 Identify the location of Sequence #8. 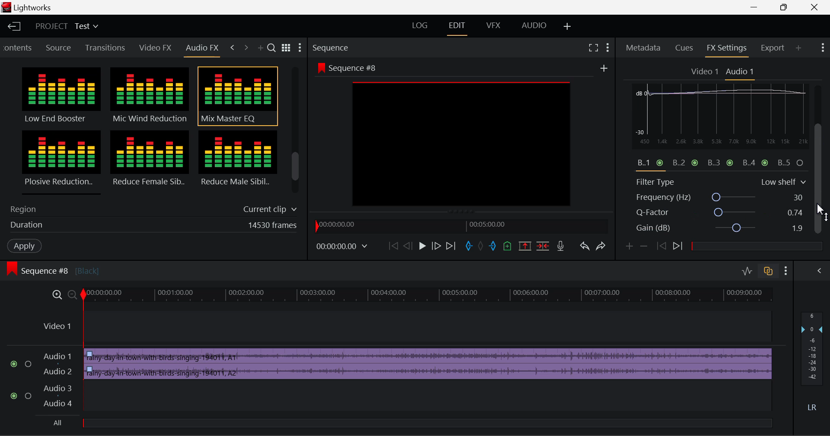
(67, 267).